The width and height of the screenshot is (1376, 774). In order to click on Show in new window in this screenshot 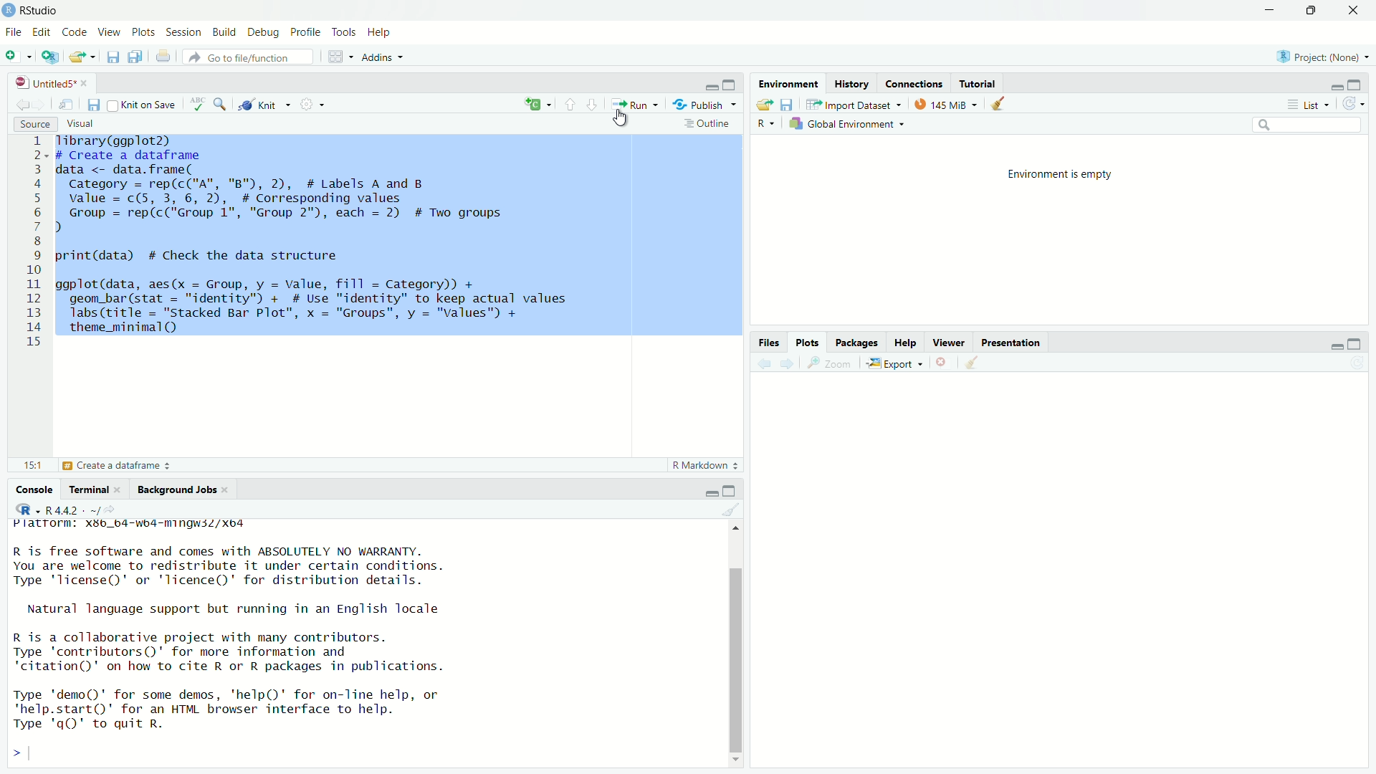, I will do `click(67, 103)`.